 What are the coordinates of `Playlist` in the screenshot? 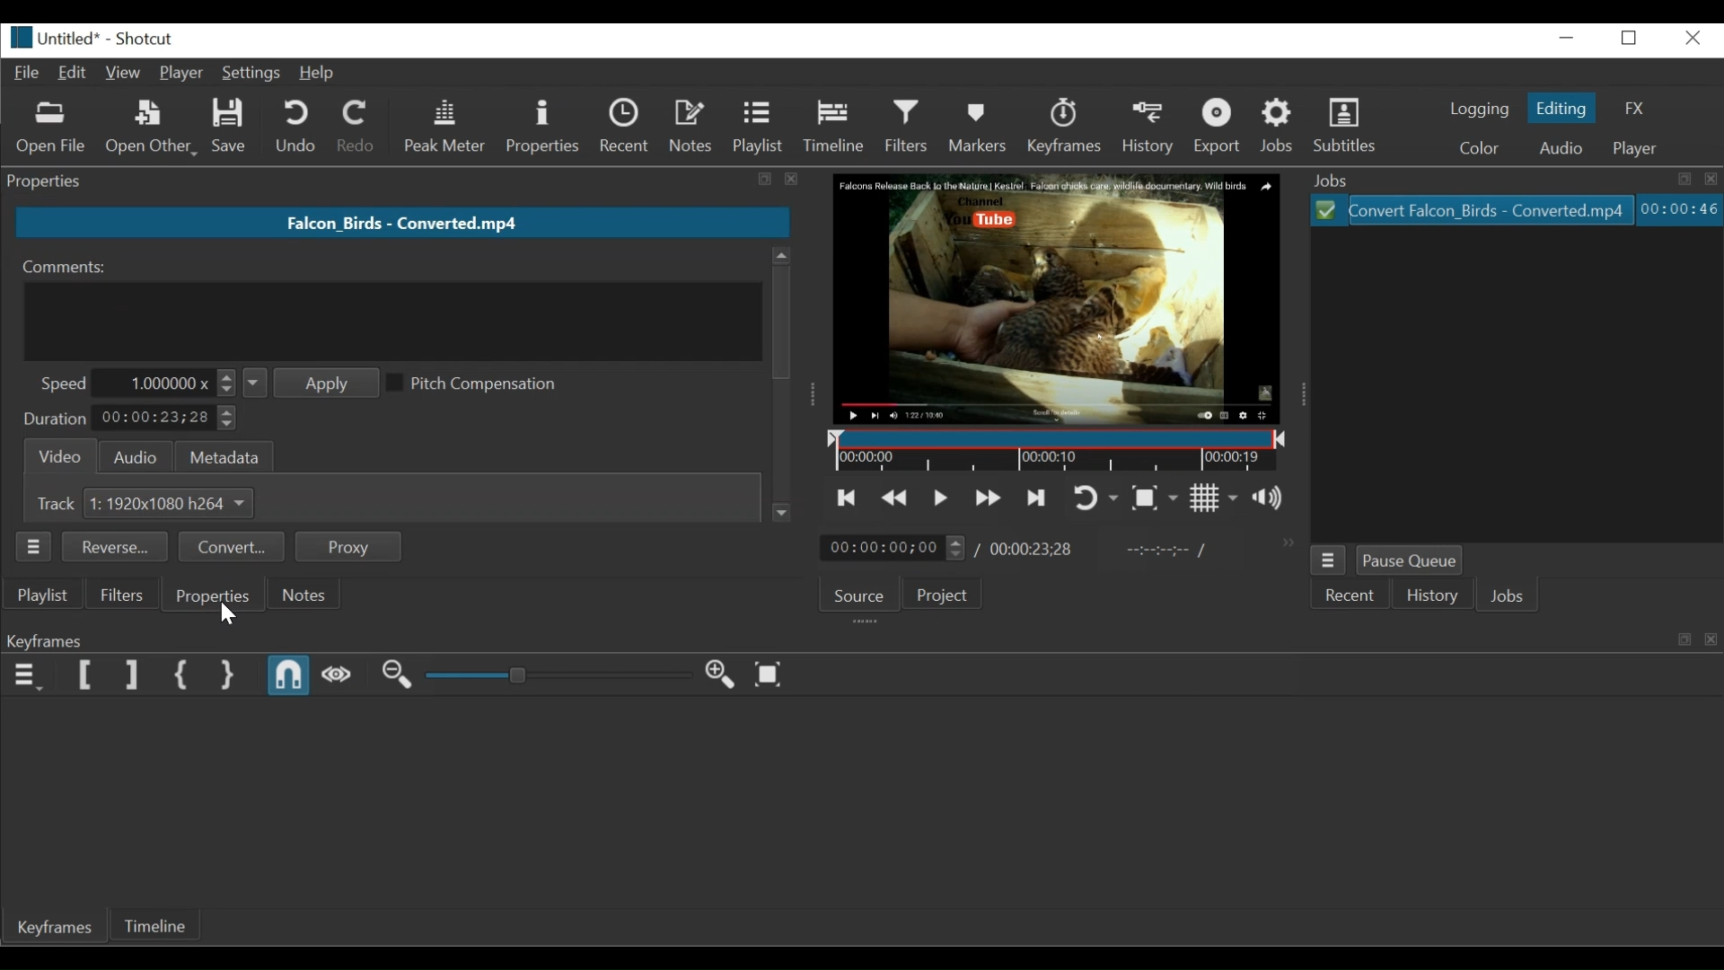 It's located at (761, 128).